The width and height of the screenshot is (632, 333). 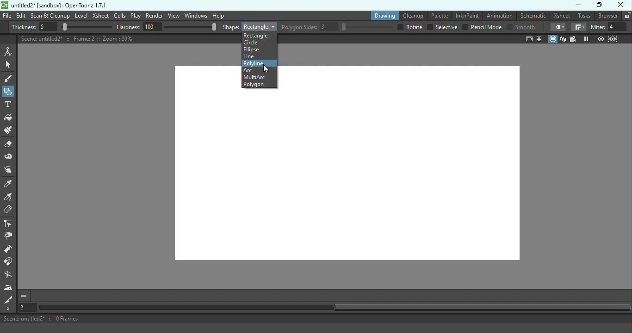 What do you see at coordinates (10, 157) in the screenshot?
I see `Tape tool` at bounding box center [10, 157].